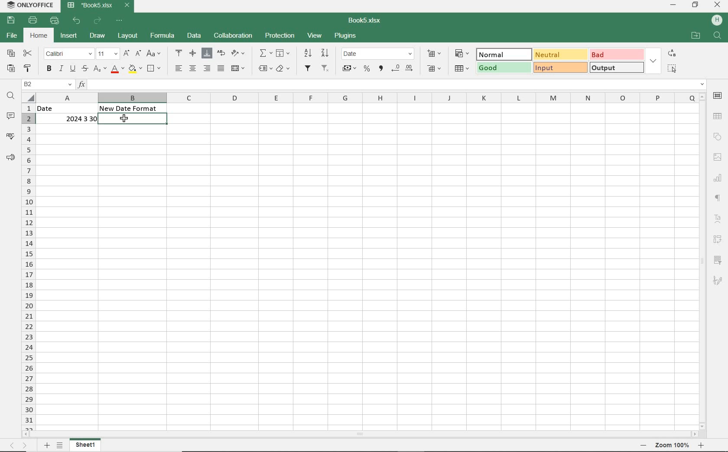 The height and width of the screenshot is (452, 728). Describe the element at coordinates (135, 69) in the screenshot. I see `FILL COLOR` at that location.